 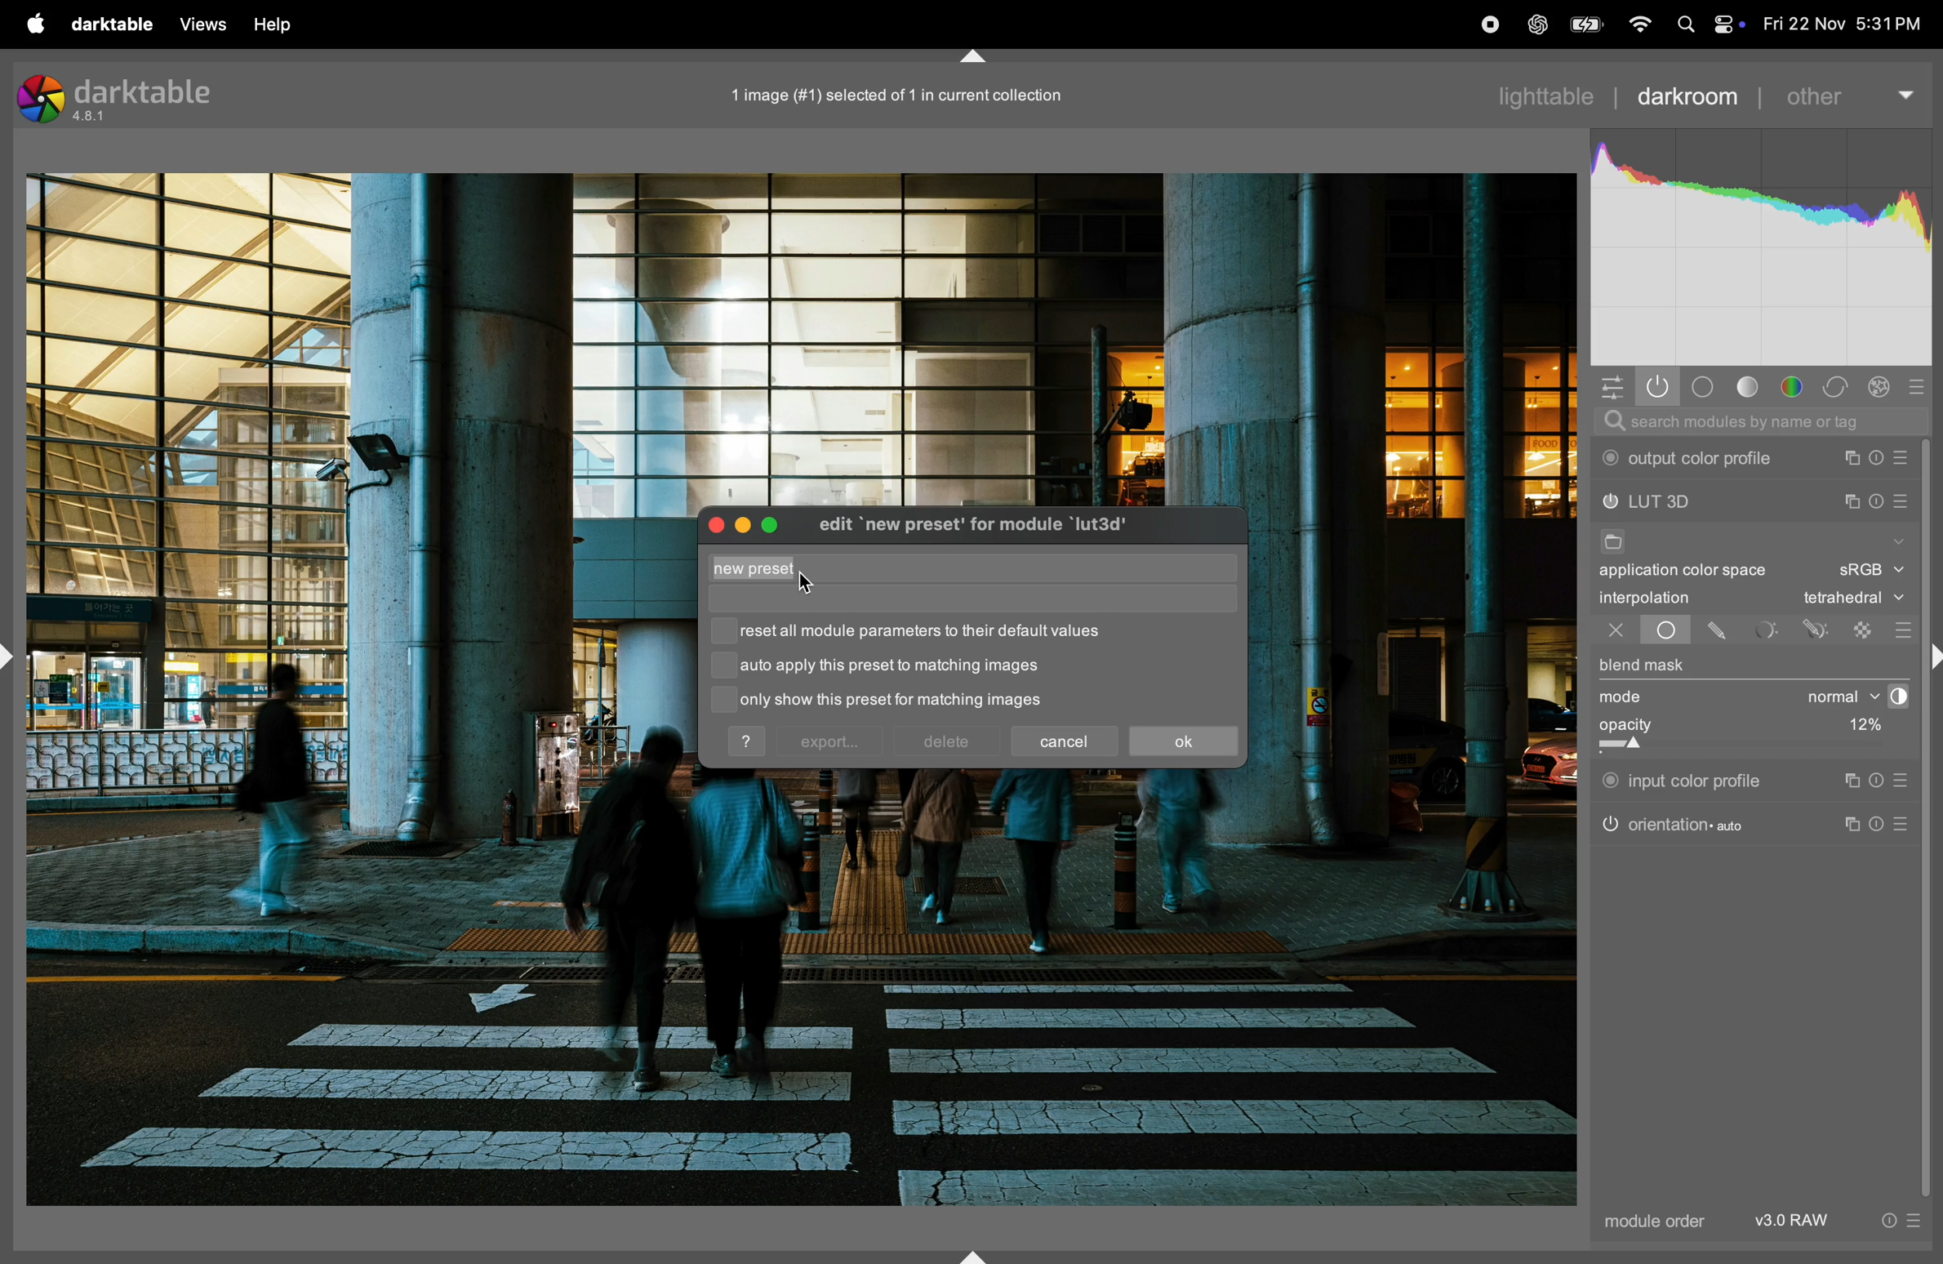 What do you see at coordinates (946, 742) in the screenshot?
I see `delete` at bounding box center [946, 742].